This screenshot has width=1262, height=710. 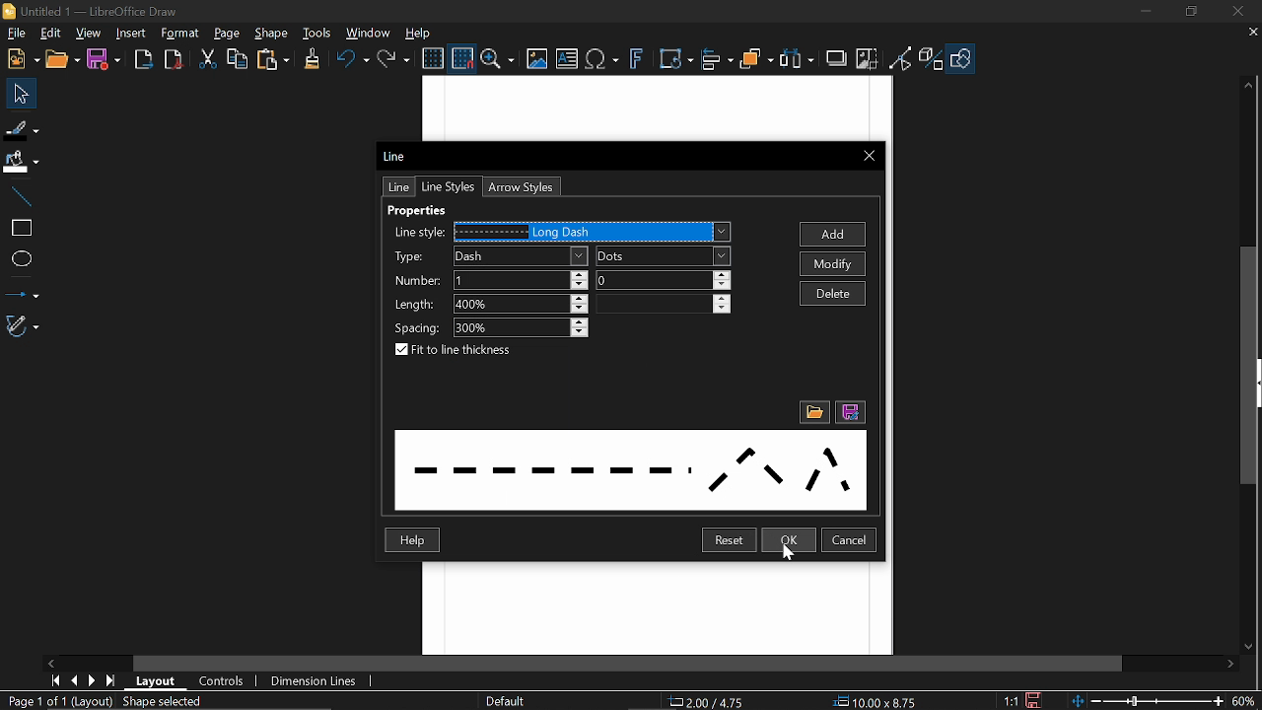 I want to click on cursor, so click(x=795, y=555).